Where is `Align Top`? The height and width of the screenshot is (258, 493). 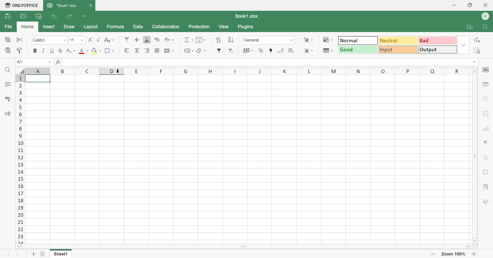
Align Top is located at coordinates (127, 39).